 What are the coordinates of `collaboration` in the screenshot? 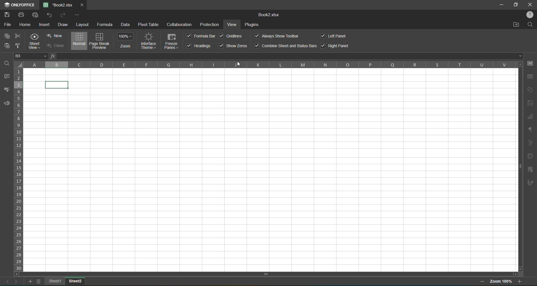 It's located at (179, 24).